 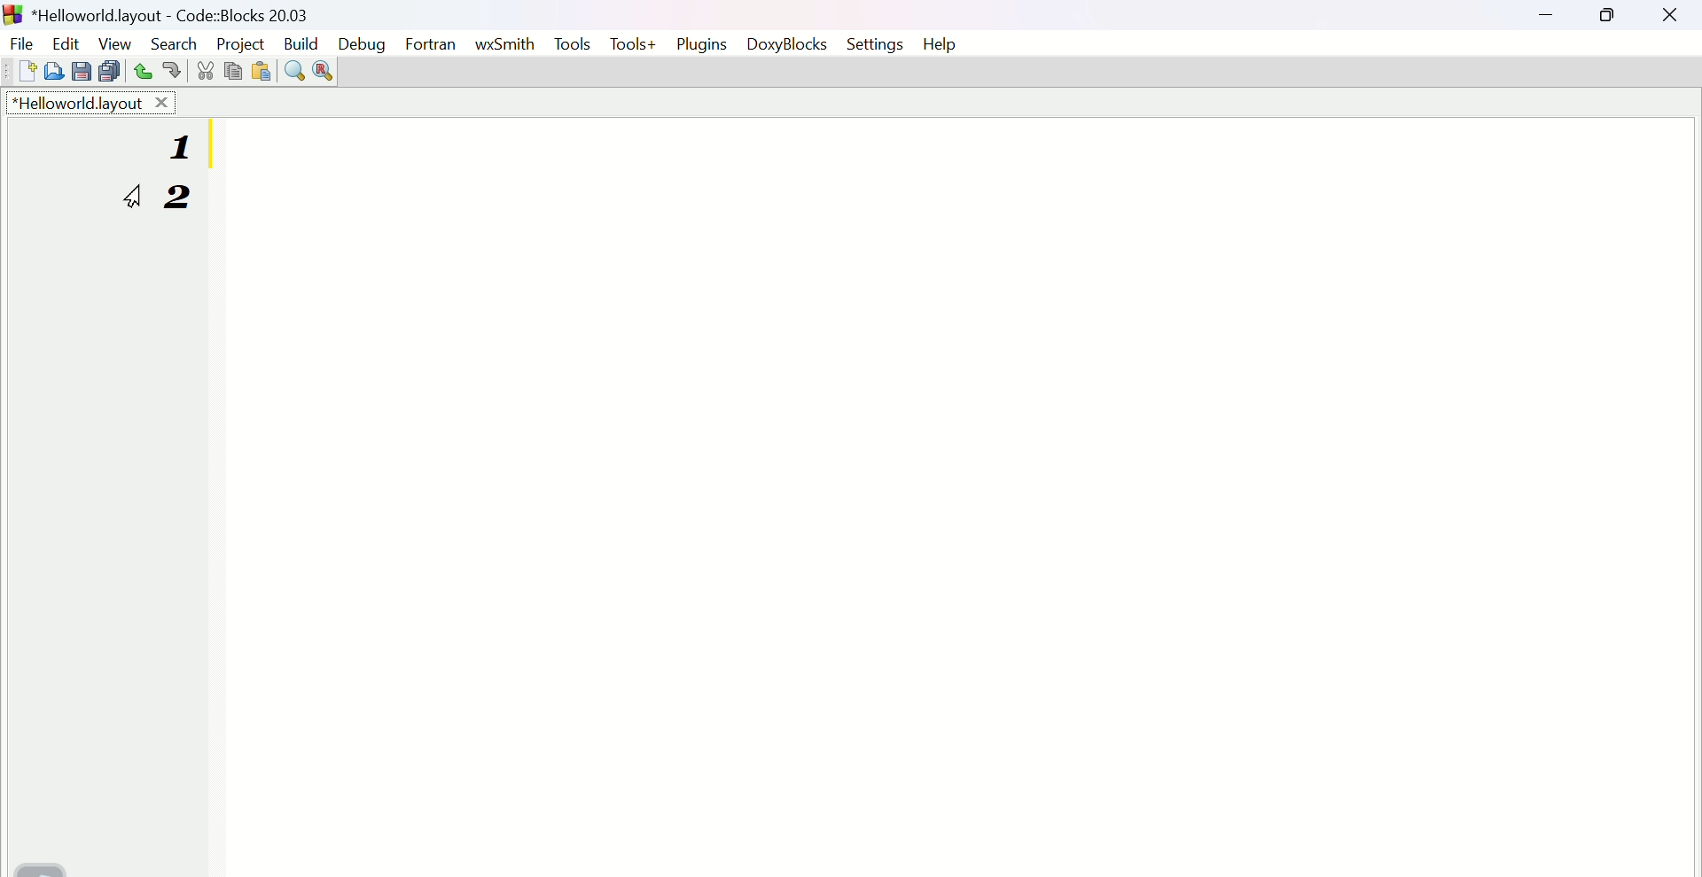 What do you see at coordinates (133, 198) in the screenshot?
I see `cursor` at bounding box center [133, 198].